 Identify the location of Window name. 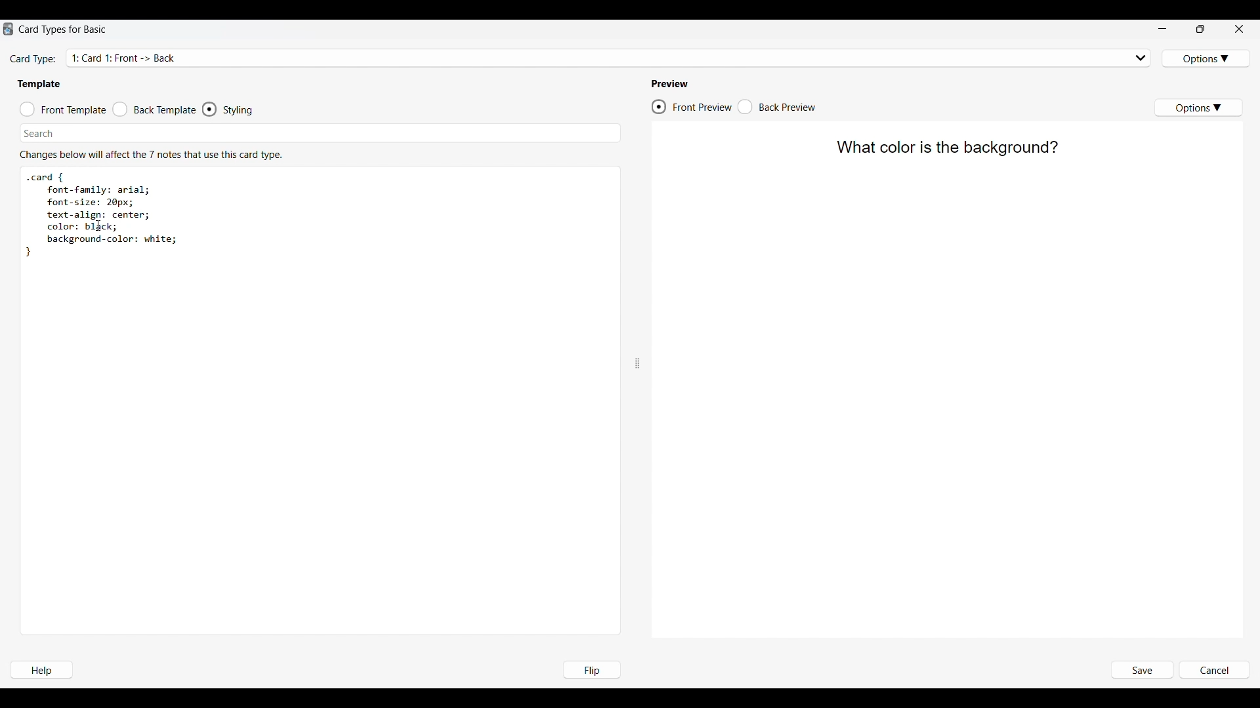
(64, 29).